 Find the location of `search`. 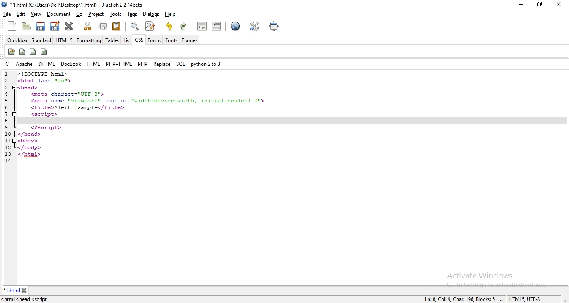

search is located at coordinates (150, 26).